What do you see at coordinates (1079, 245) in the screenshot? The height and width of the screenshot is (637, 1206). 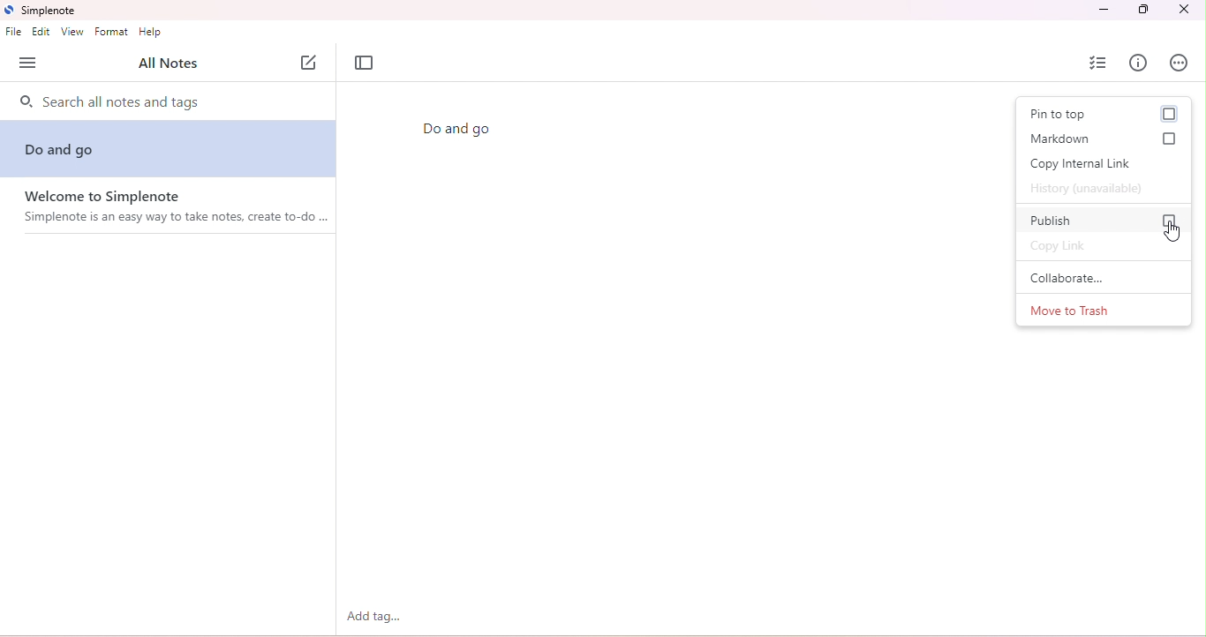 I see `copy link` at bounding box center [1079, 245].